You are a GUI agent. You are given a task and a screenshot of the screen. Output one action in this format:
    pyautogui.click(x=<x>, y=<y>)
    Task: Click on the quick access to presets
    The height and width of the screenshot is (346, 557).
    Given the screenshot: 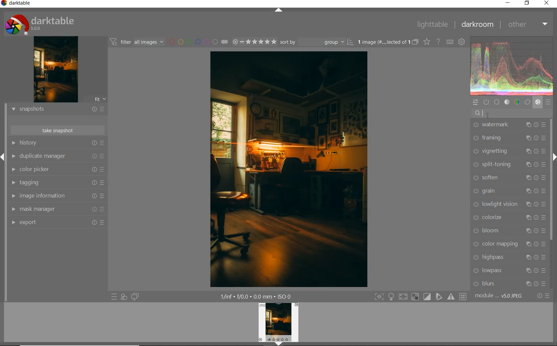 What is the action you would take?
    pyautogui.click(x=113, y=297)
    